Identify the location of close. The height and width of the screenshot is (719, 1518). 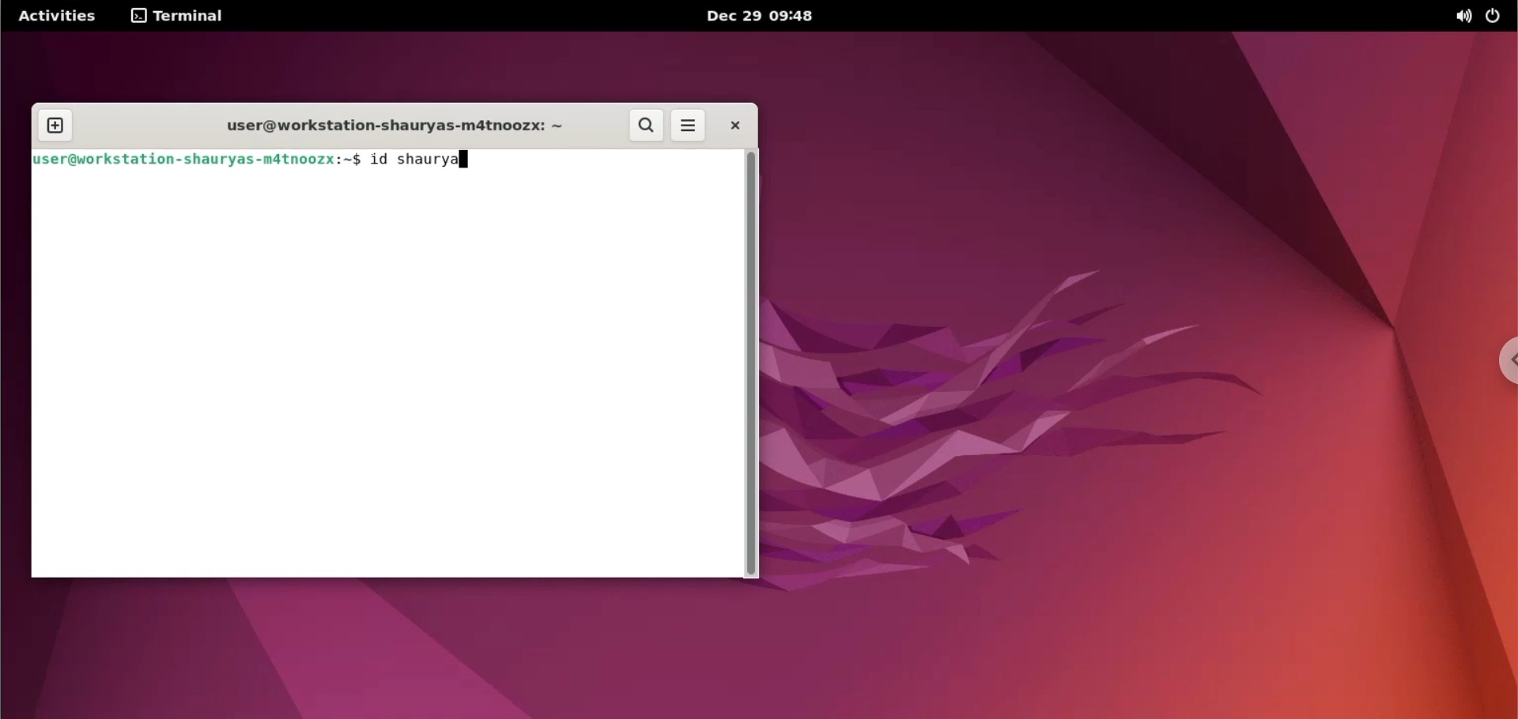
(734, 125).